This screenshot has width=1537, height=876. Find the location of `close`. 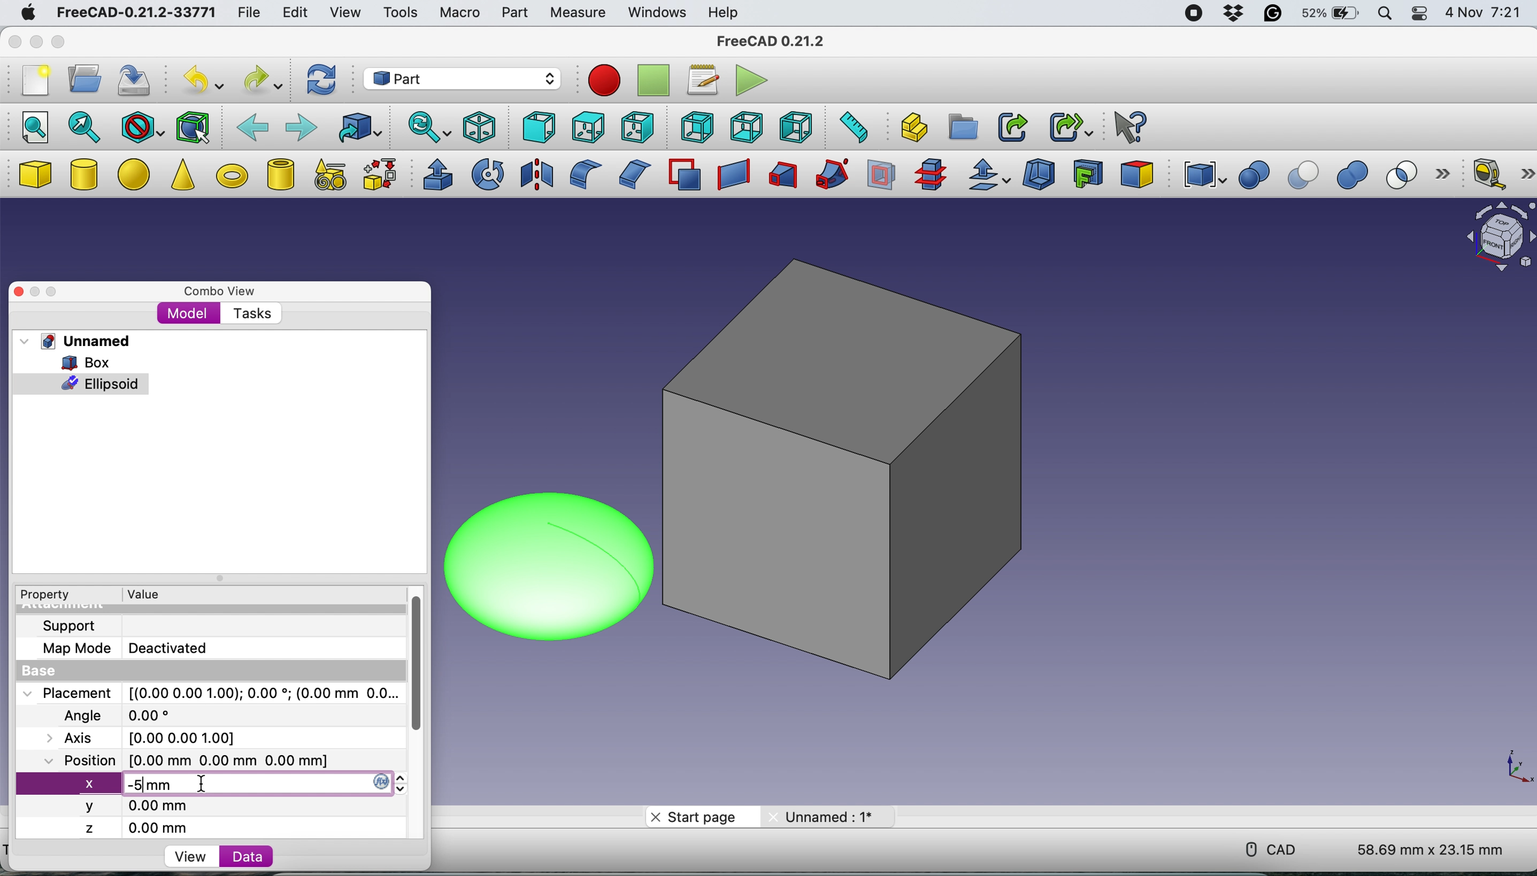

close is located at coordinates (19, 291).